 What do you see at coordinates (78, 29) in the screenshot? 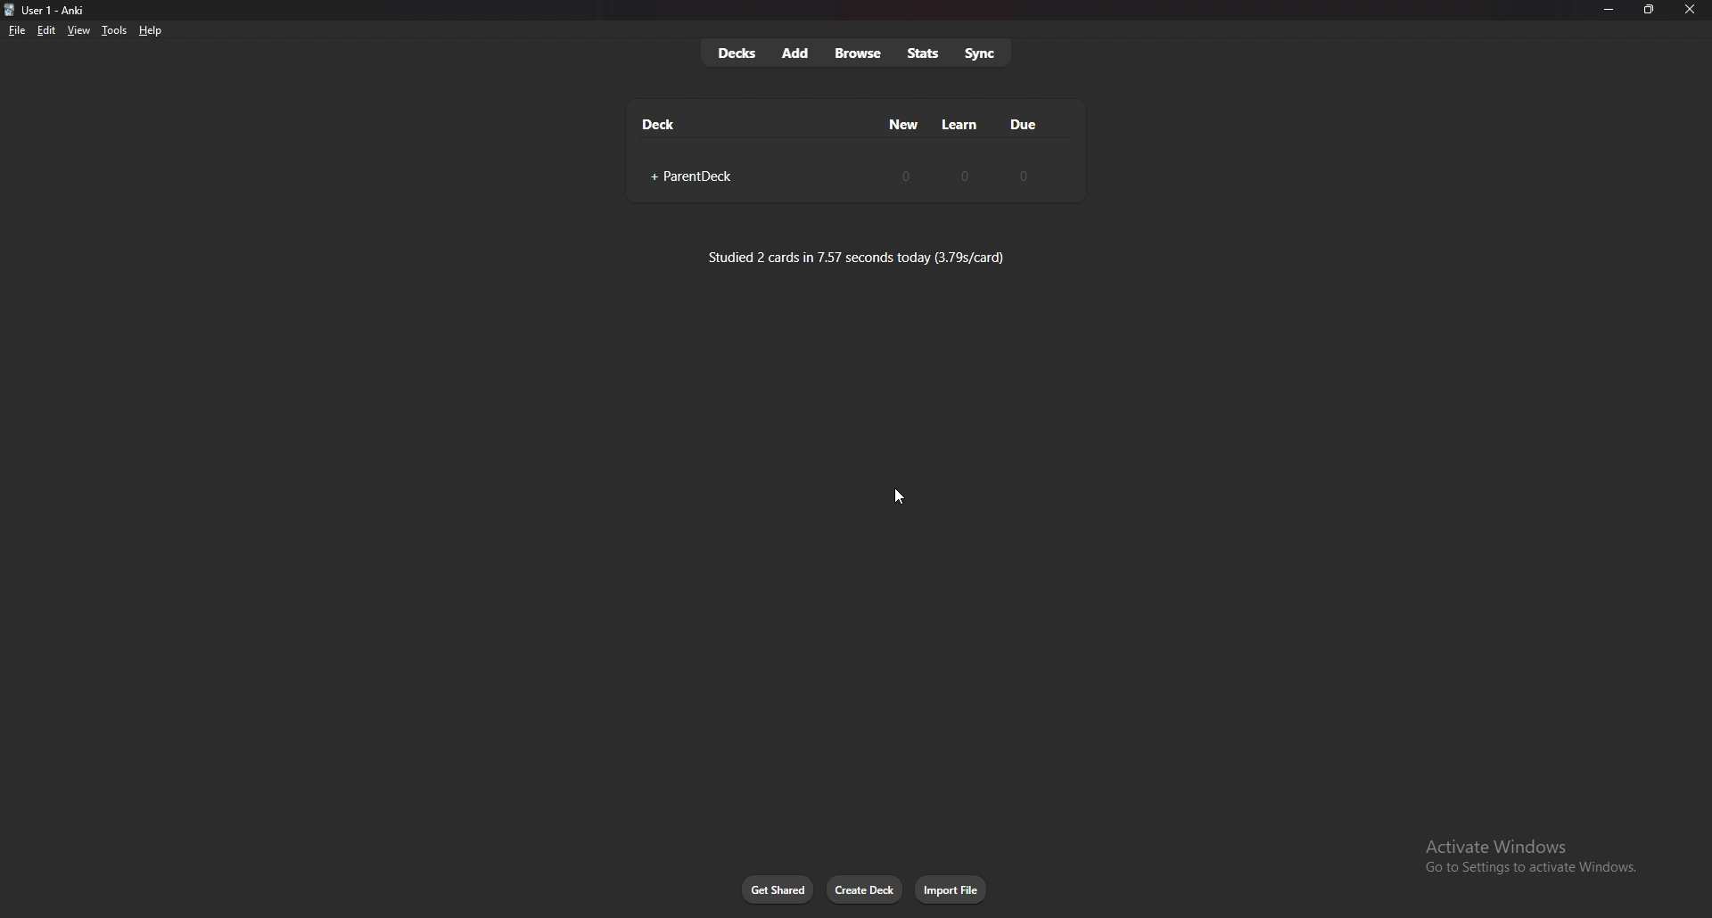
I see `view` at bounding box center [78, 29].